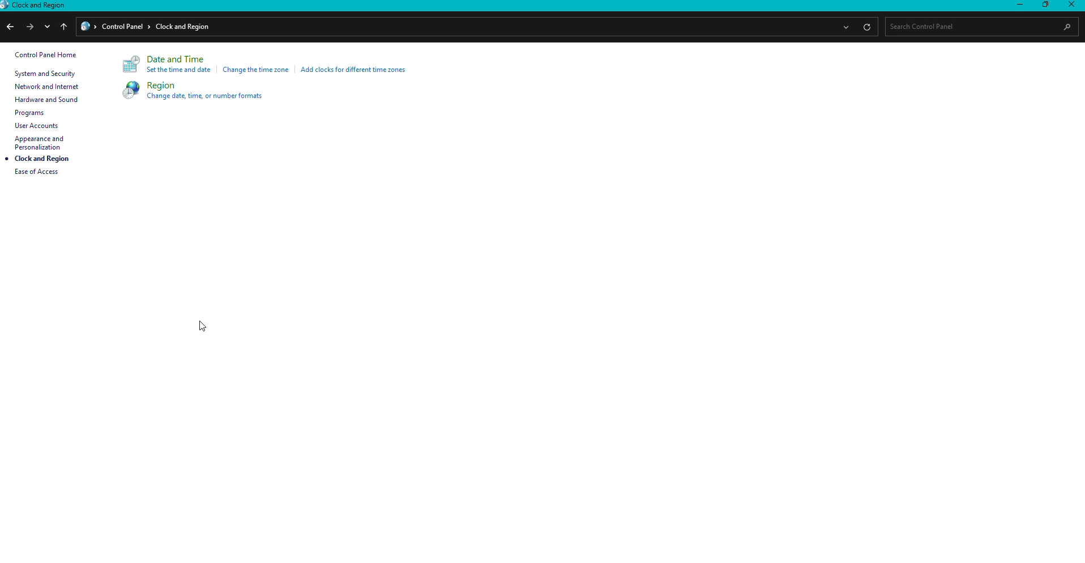 Image resolution: width=1085 pixels, height=563 pixels. Describe the element at coordinates (65, 28) in the screenshot. I see `up` at that location.